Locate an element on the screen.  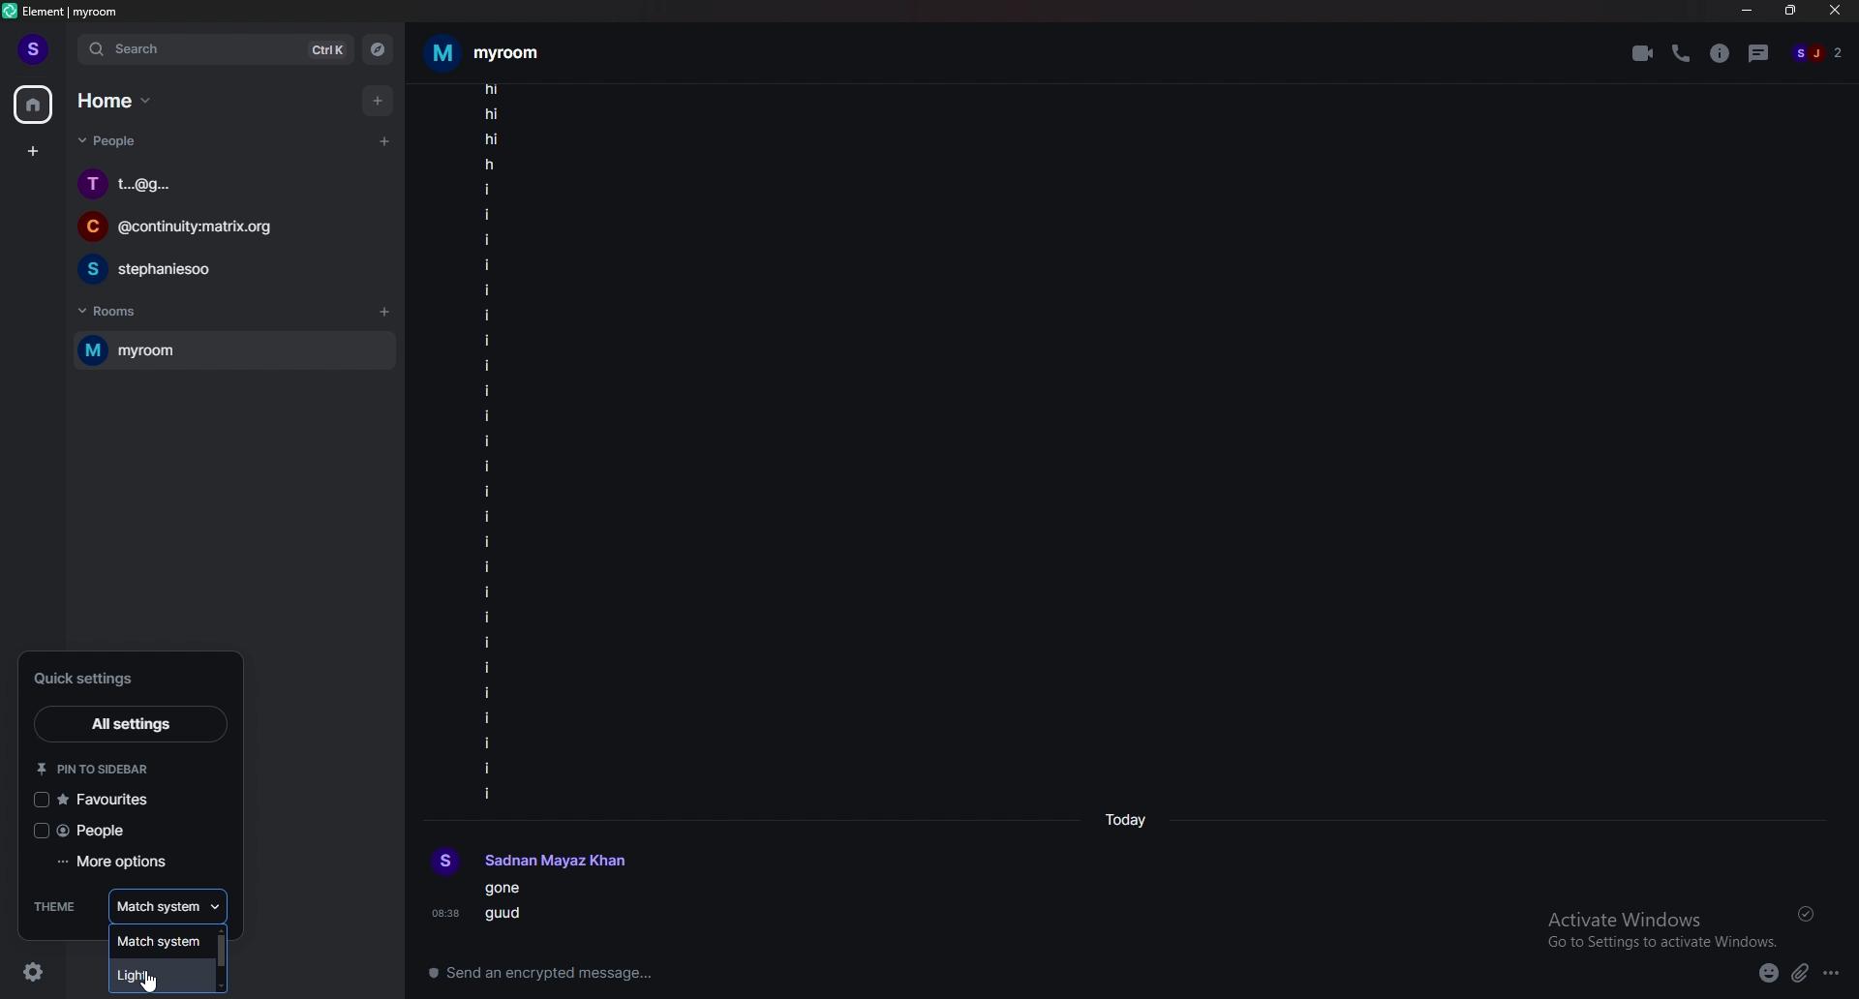
add room is located at coordinates (384, 312).